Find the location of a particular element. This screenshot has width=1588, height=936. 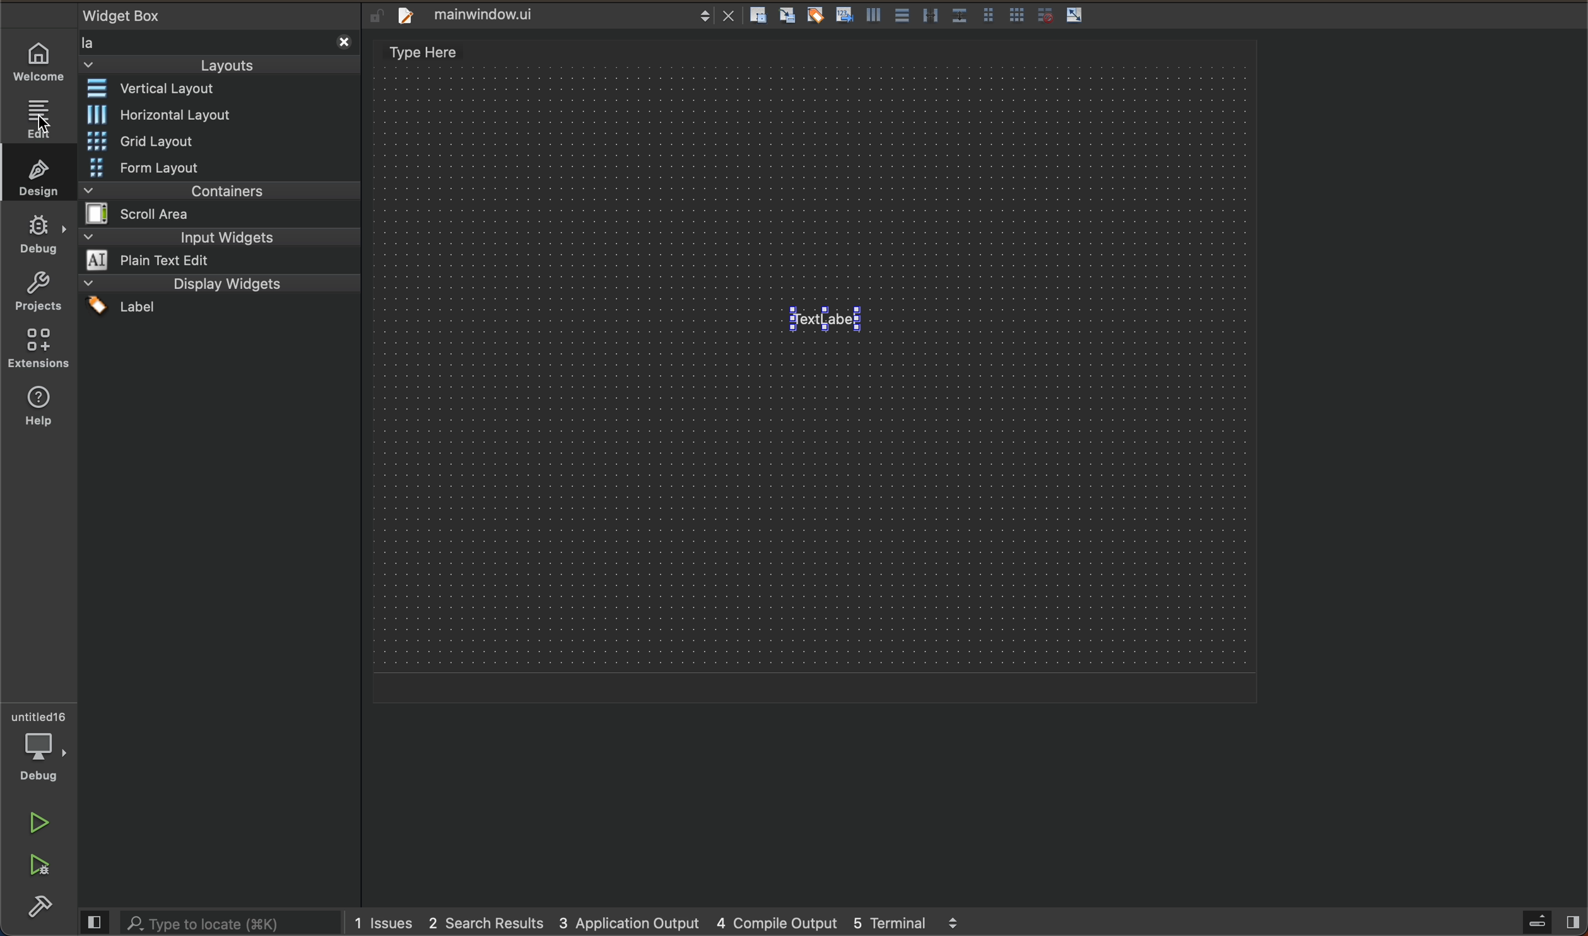

Layouts is located at coordinates (209, 67).